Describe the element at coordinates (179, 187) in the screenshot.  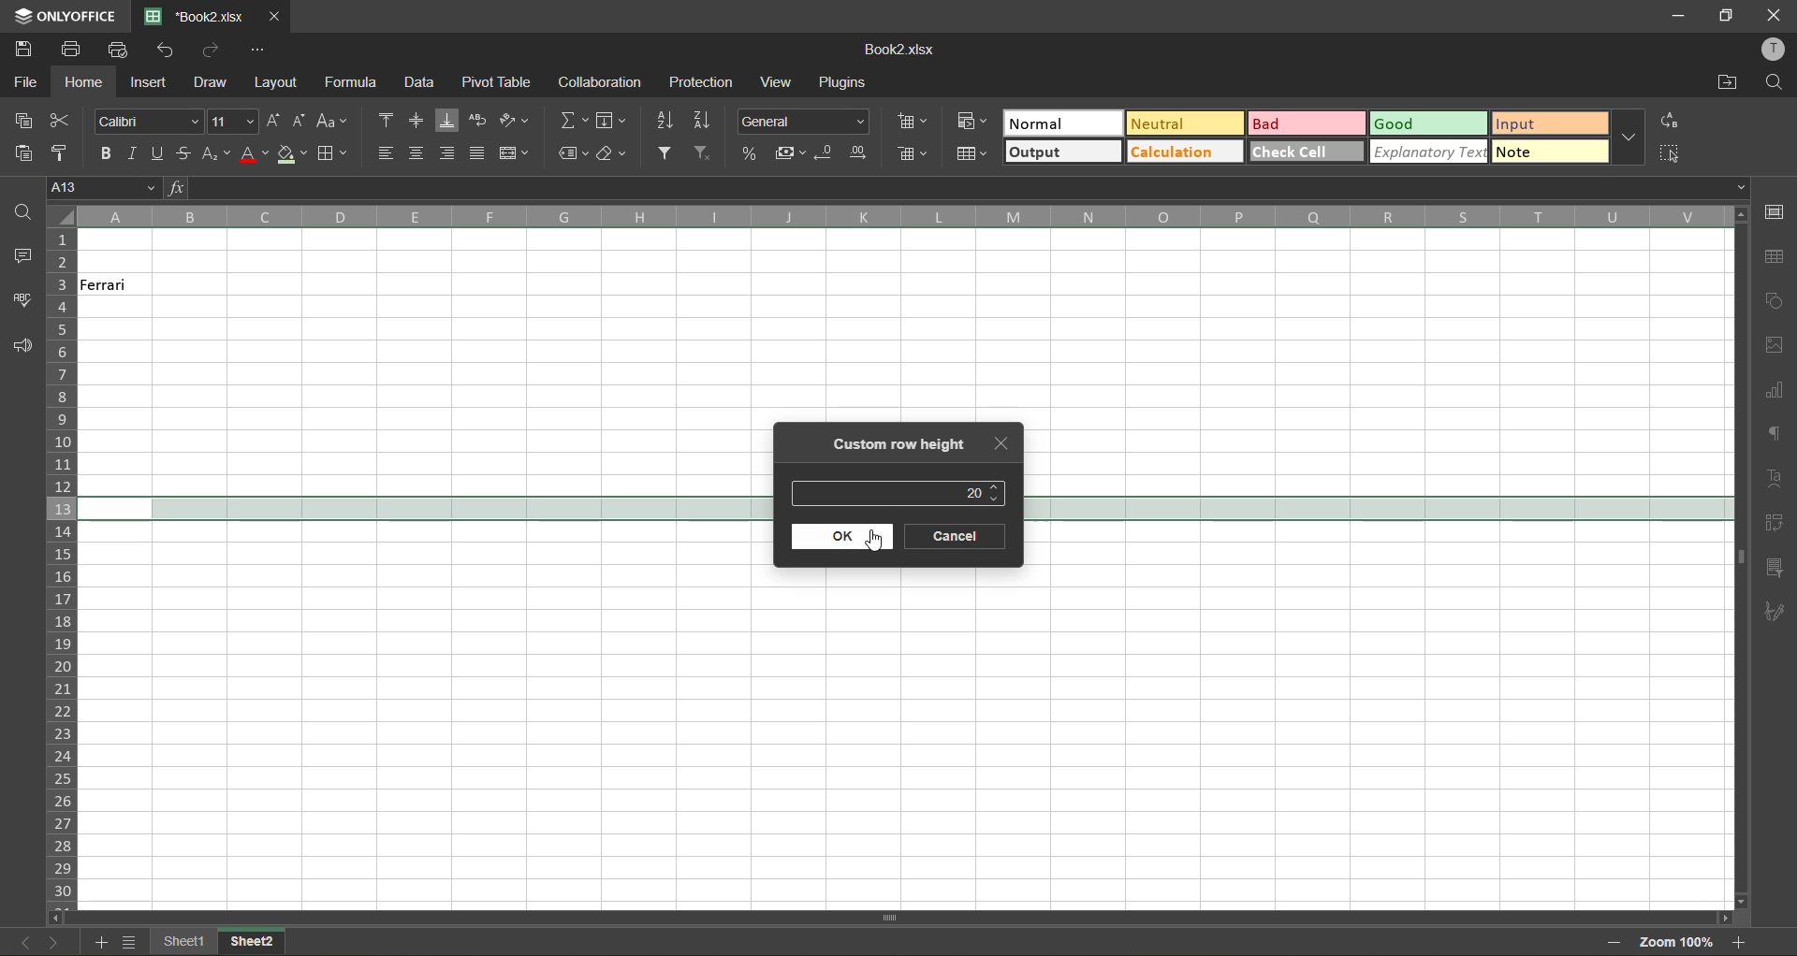
I see `fx` at that location.